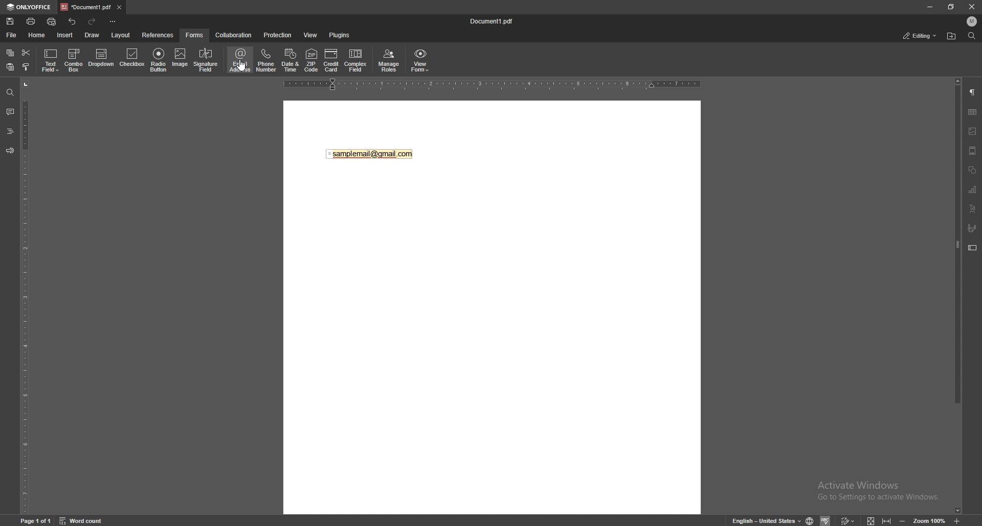 The height and width of the screenshot is (526, 982). What do you see at coordinates (10, 131) in the screenshot?
I see `heading` at bounding box center [10, 131].